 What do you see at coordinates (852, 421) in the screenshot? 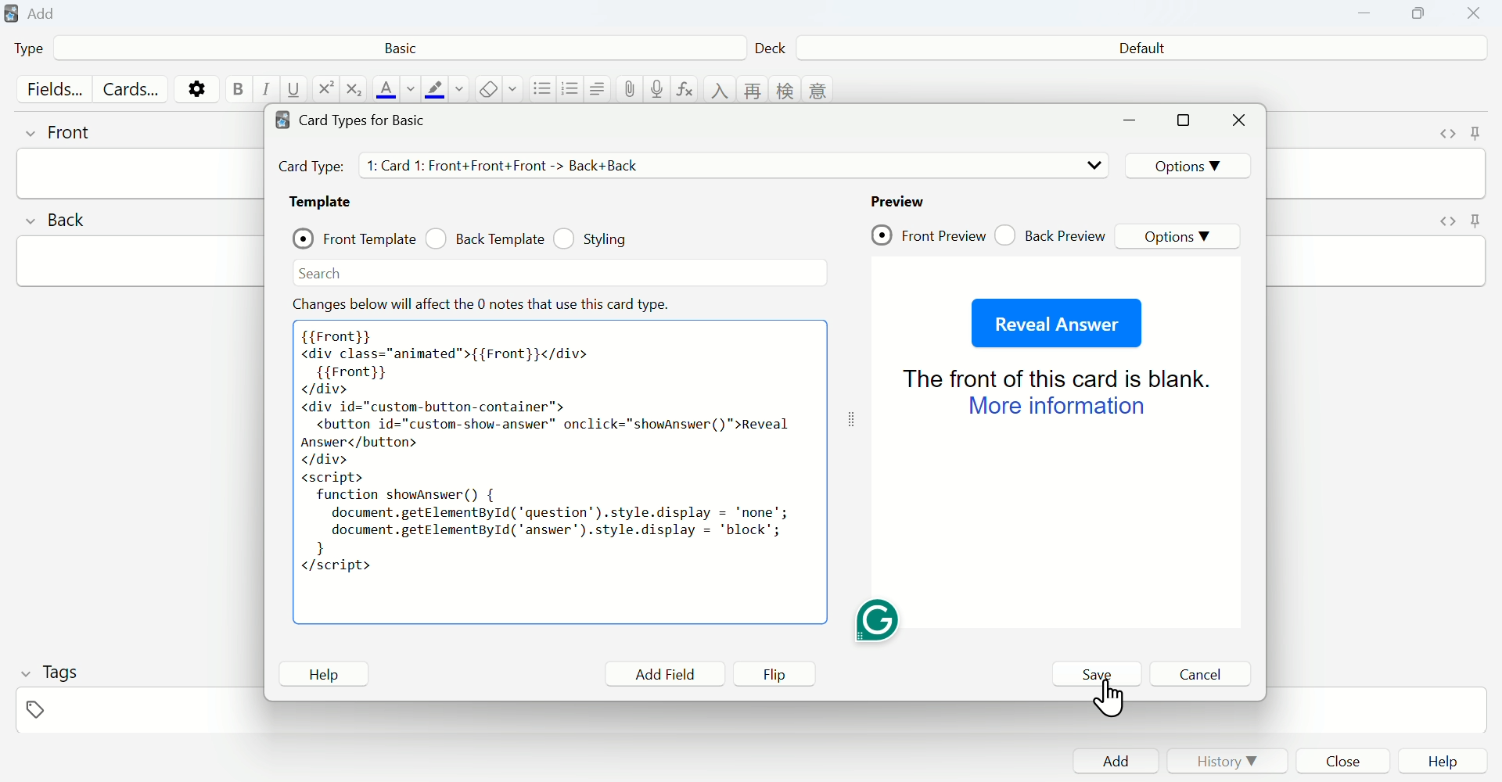
I see `toggle expand/contract` at bounding box center [852, 421].